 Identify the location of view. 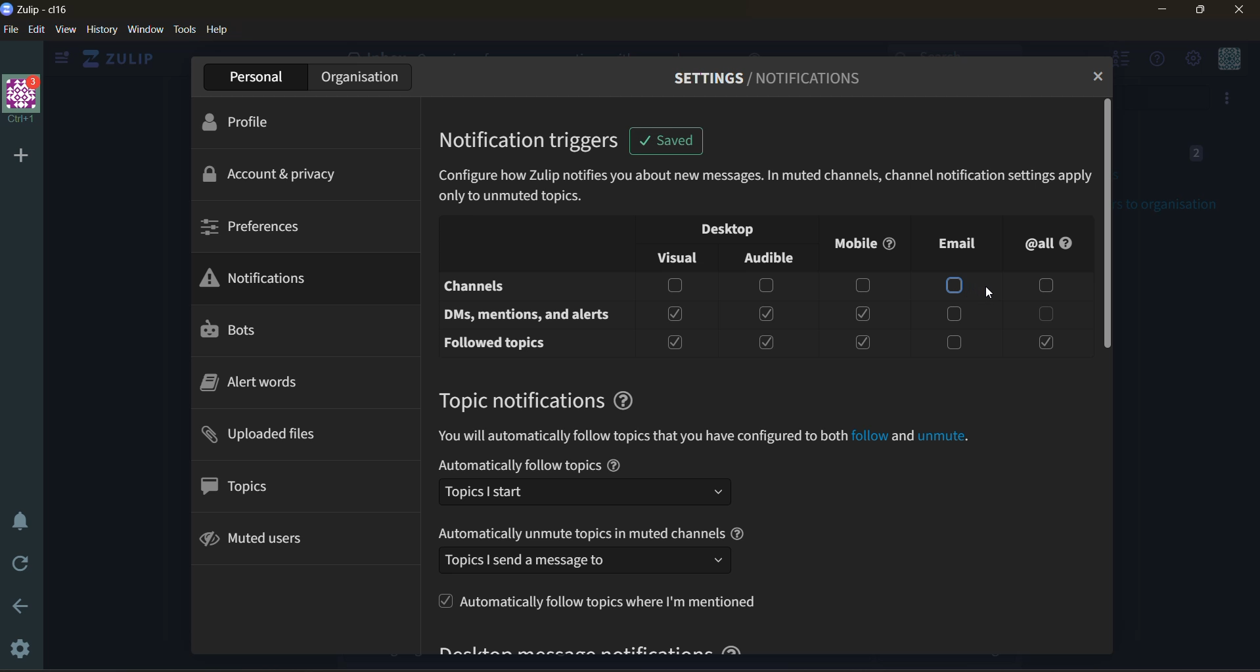
(66, 29).